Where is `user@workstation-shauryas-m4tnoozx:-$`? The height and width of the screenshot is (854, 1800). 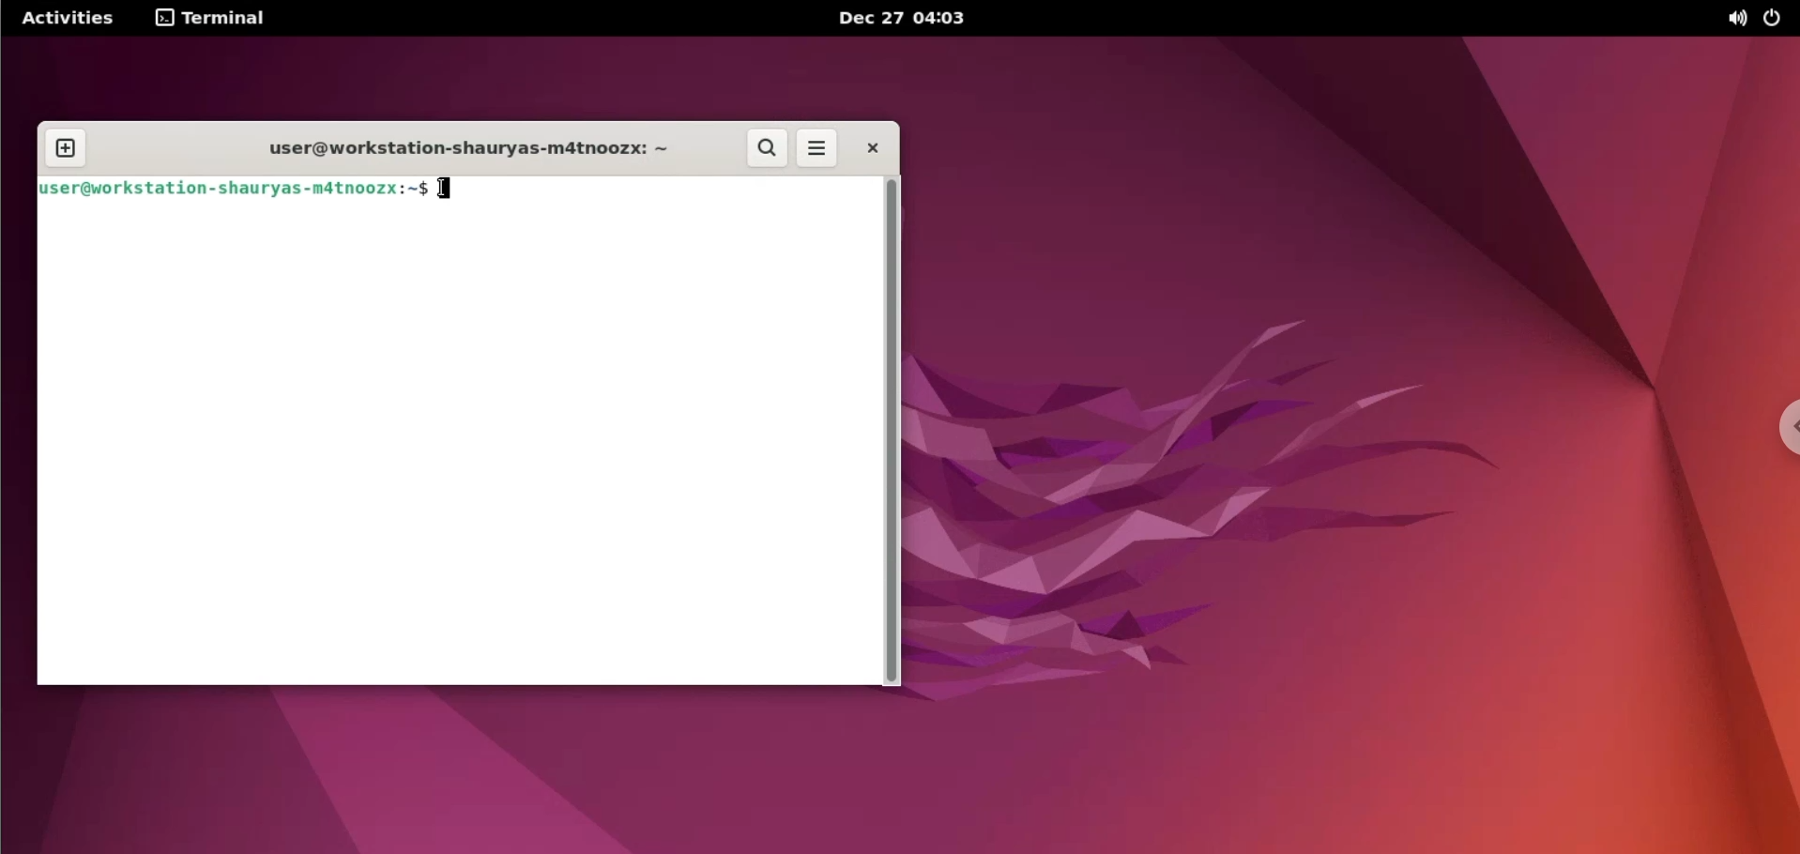 user@workstation-shauryas-m4tnoozx:-$ is located at coordinates (229, 189).